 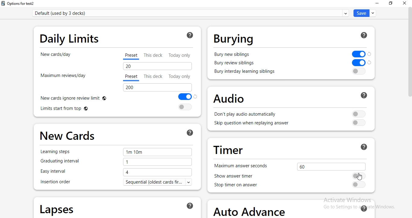 What do you see at coordinates (291, 124) in the screenshot?
I see `skip question when replaying answer` at bounding box center [291, 124].